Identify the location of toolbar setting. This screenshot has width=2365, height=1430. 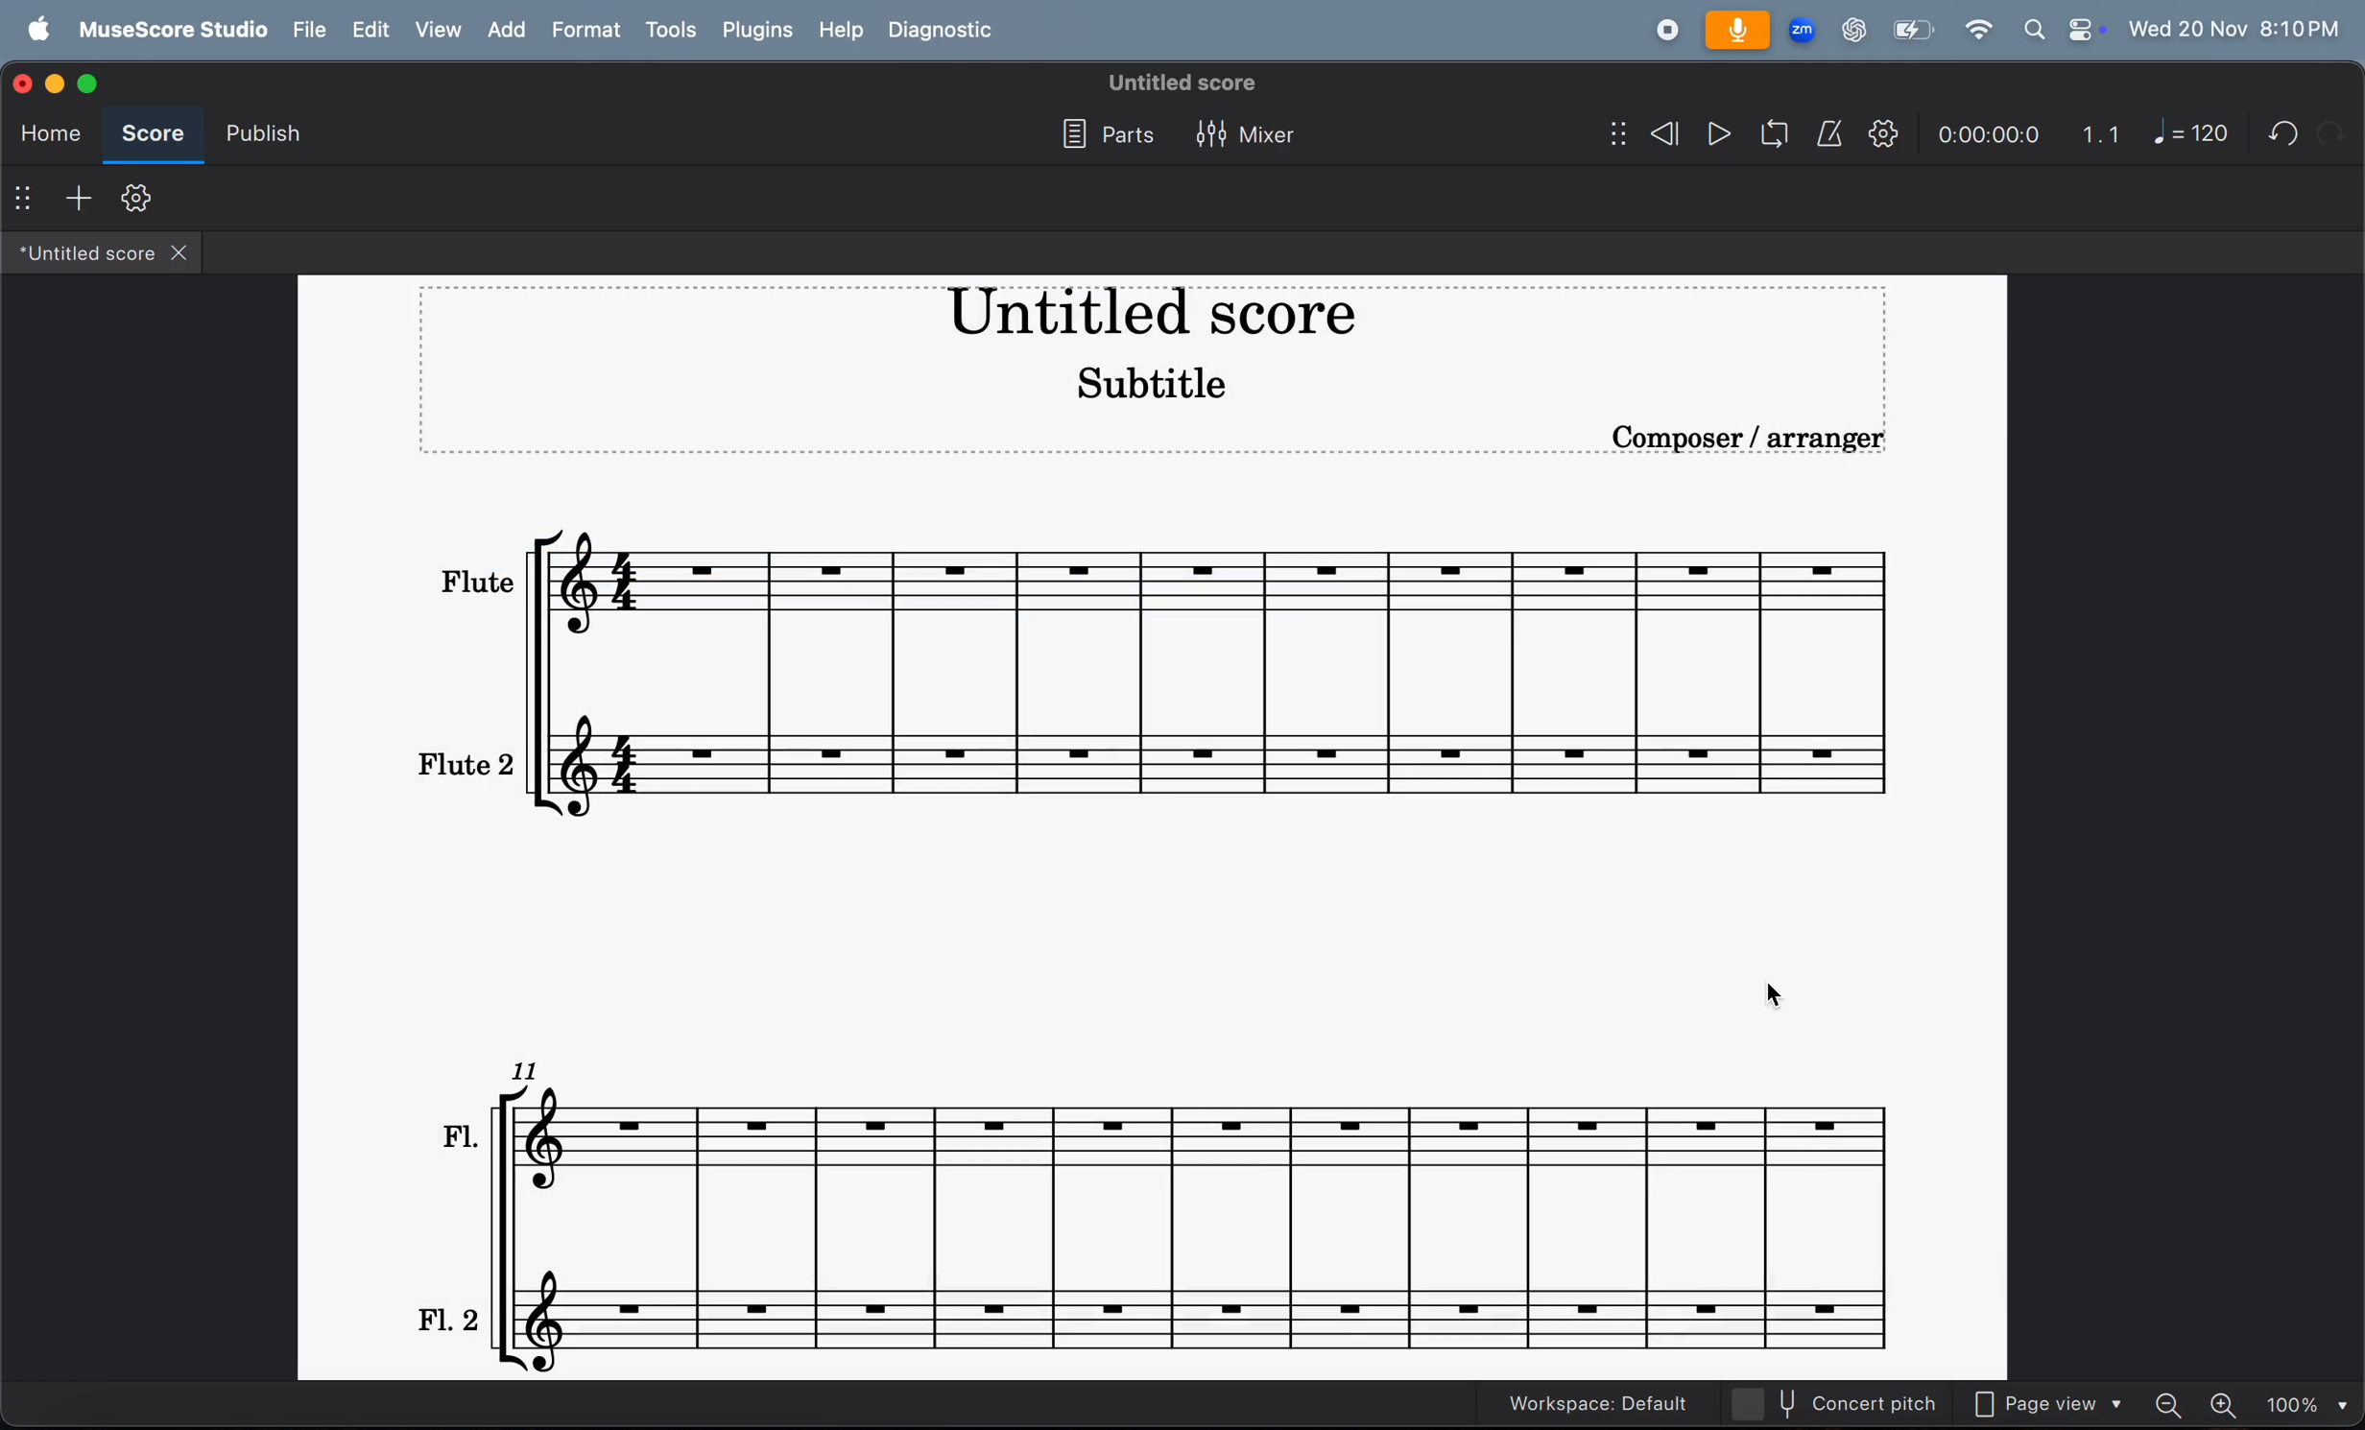
(136, 197).